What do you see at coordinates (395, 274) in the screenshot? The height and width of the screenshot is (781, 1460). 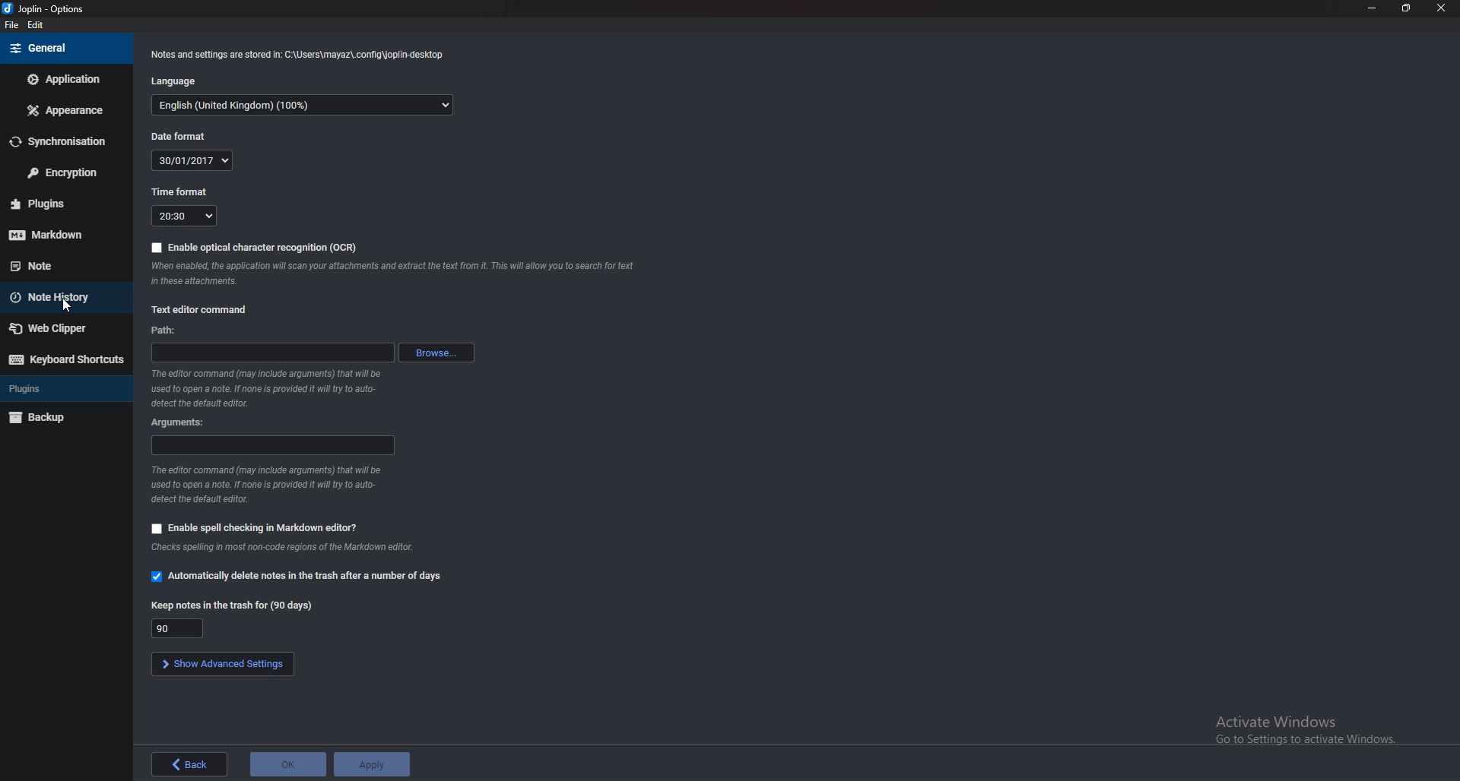 I see `info` at bounding box center [395, 274].